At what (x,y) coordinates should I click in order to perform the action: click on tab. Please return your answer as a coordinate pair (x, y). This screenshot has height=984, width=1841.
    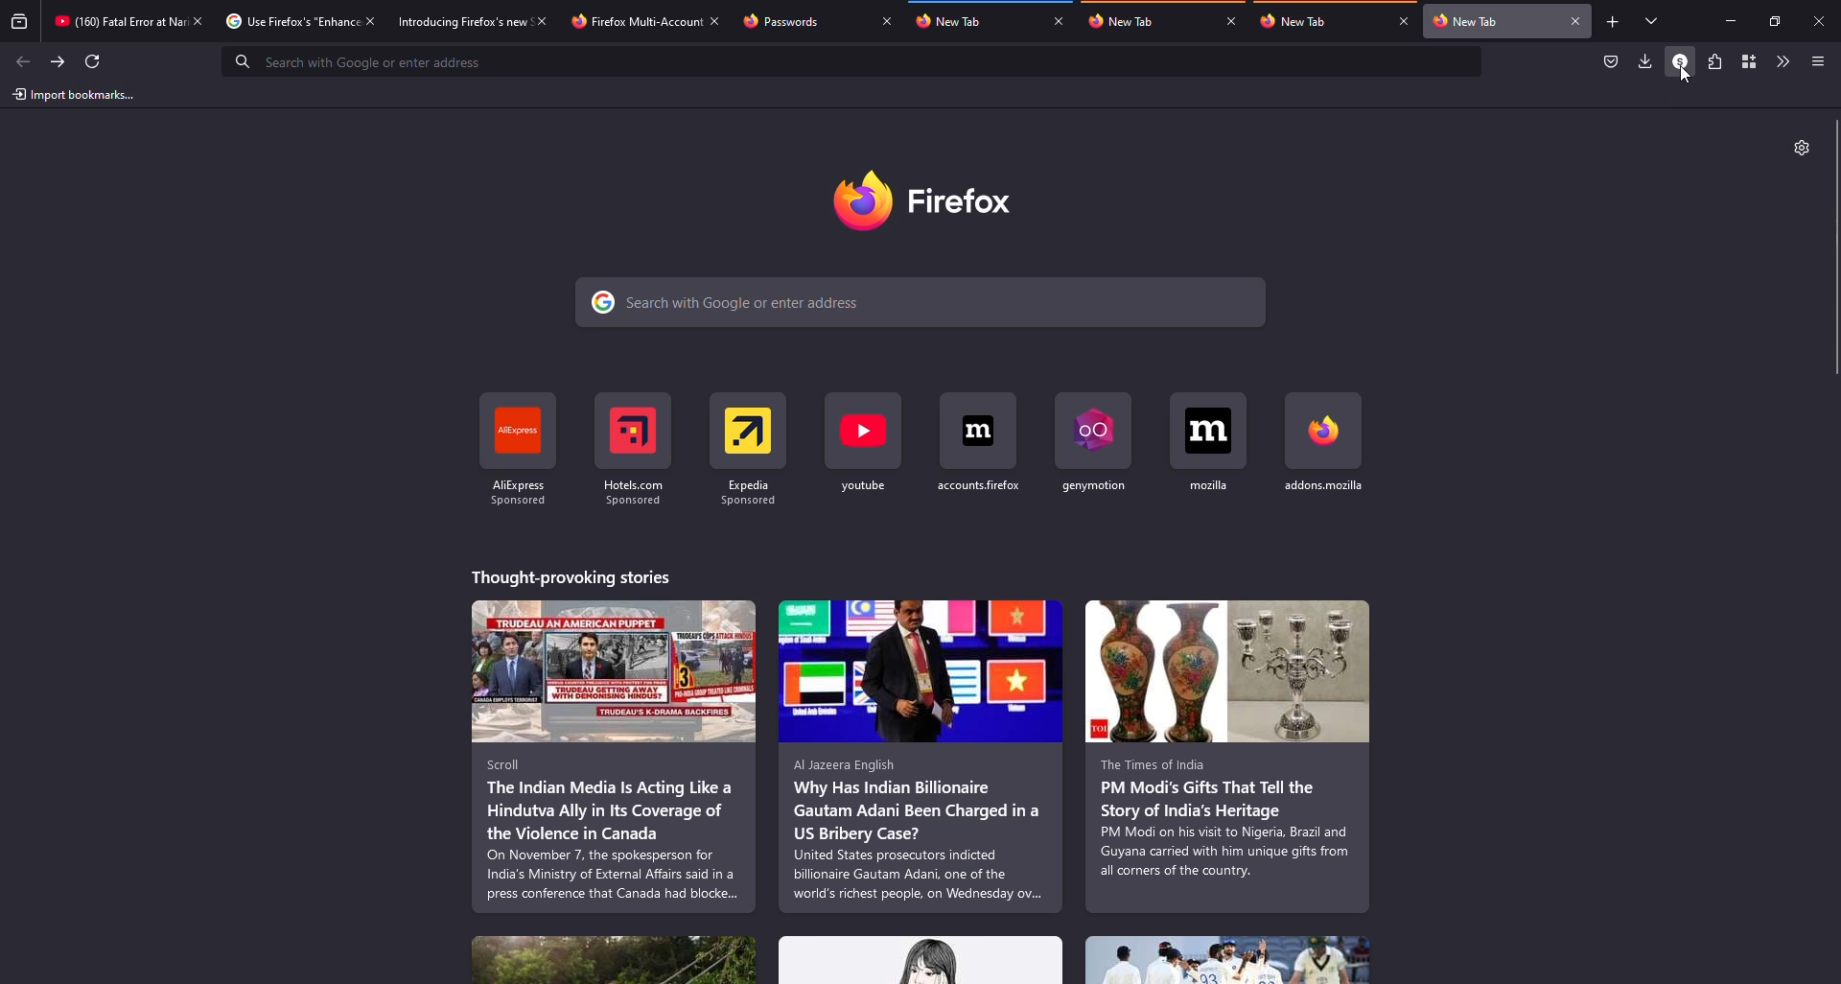
    Looking at the image, I should click on (627, 22).